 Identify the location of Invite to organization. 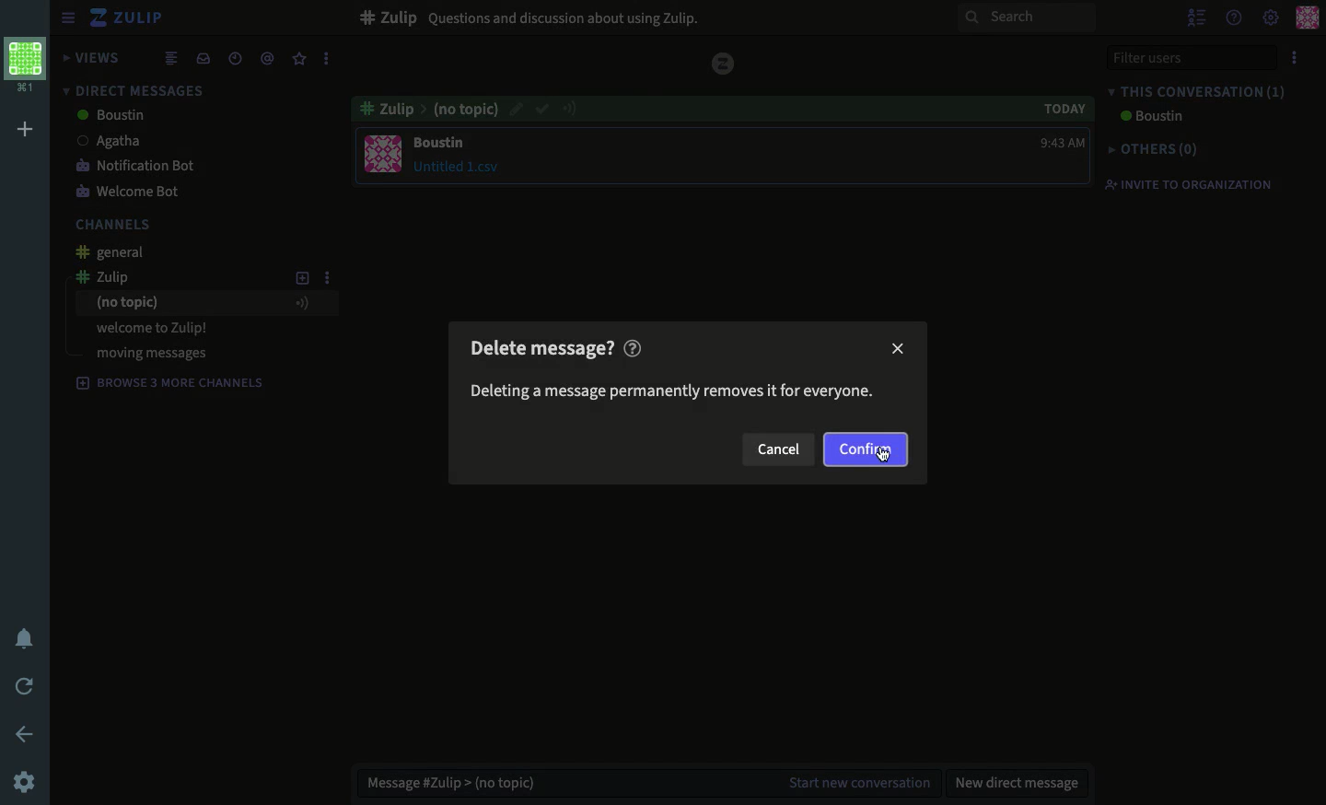
(1197, 186).